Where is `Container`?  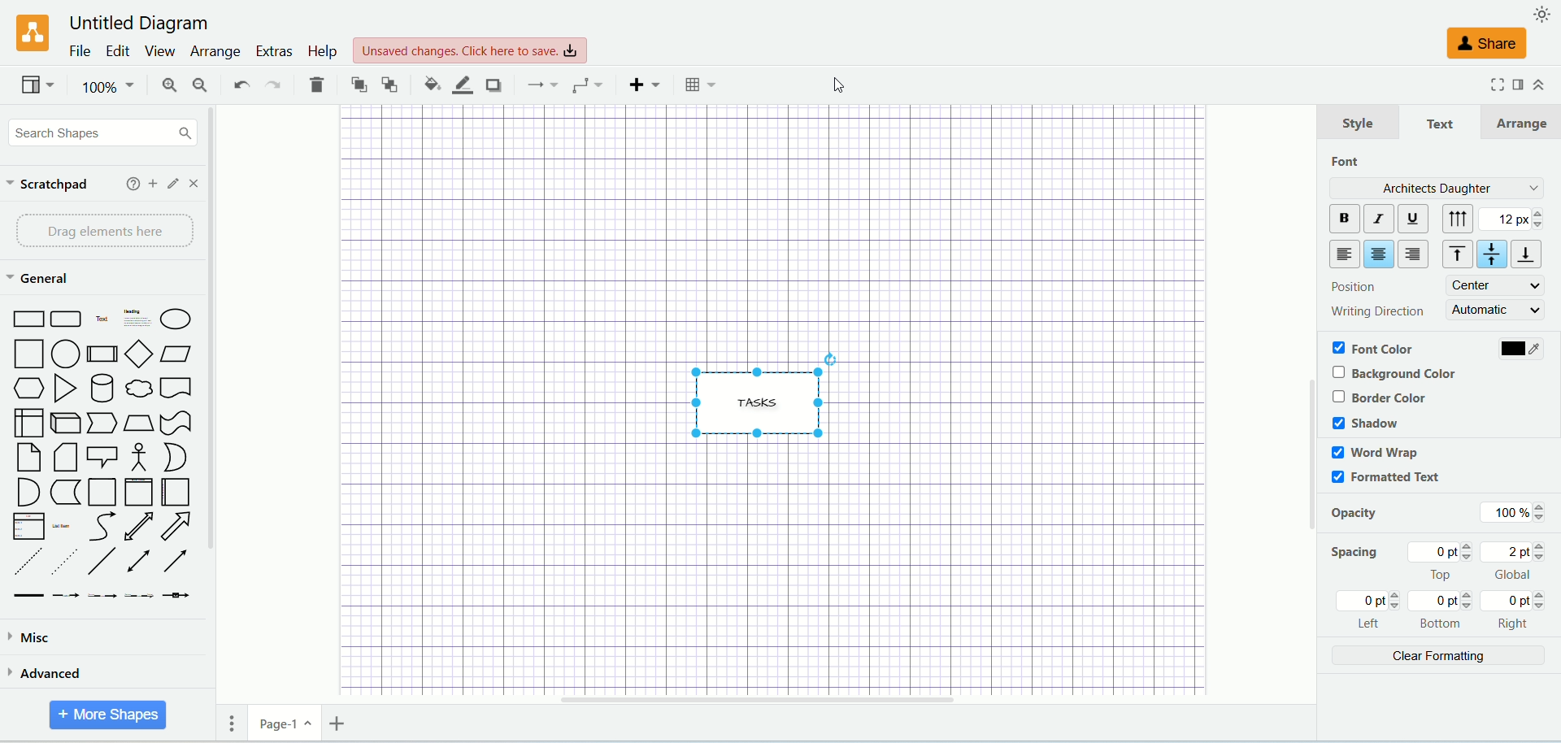
Container is located at coordinates (102, 492).